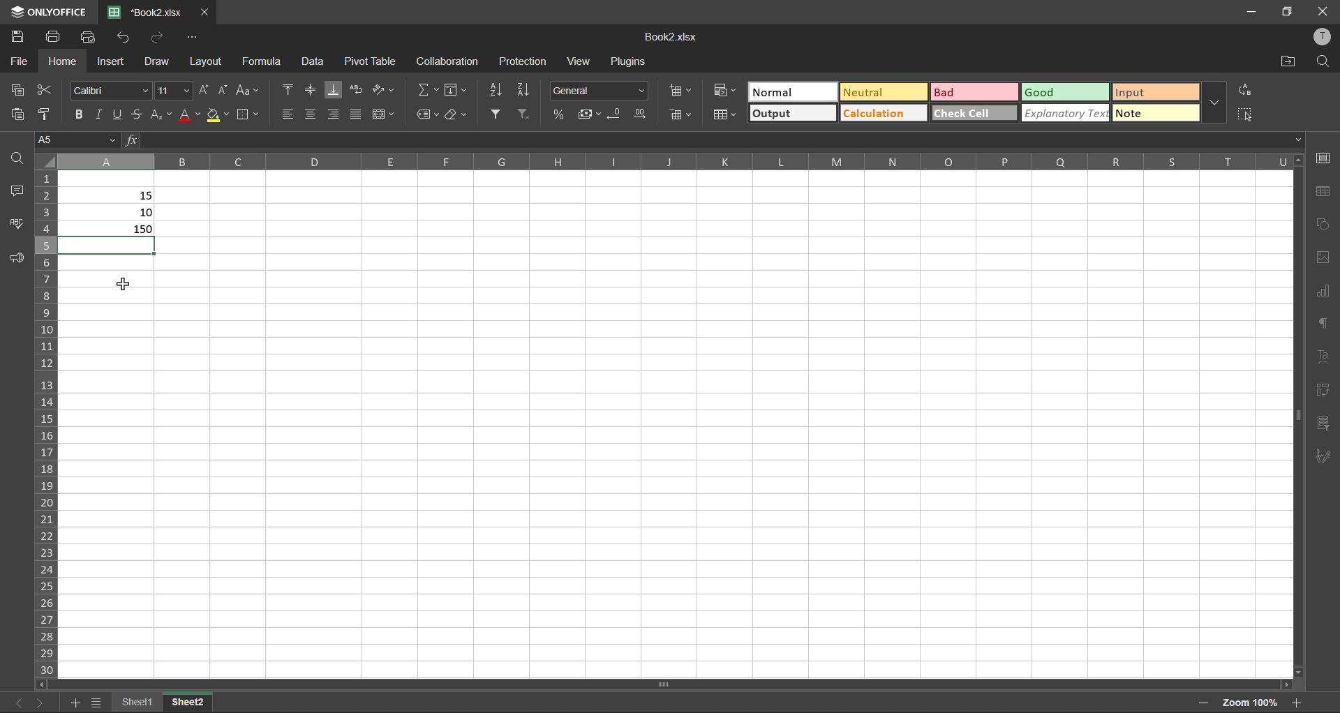 The height and width of the screenshot is (713, 1340). Describe the element at coordinates (312, 114) in the screenshot. I see `align center` at that location.